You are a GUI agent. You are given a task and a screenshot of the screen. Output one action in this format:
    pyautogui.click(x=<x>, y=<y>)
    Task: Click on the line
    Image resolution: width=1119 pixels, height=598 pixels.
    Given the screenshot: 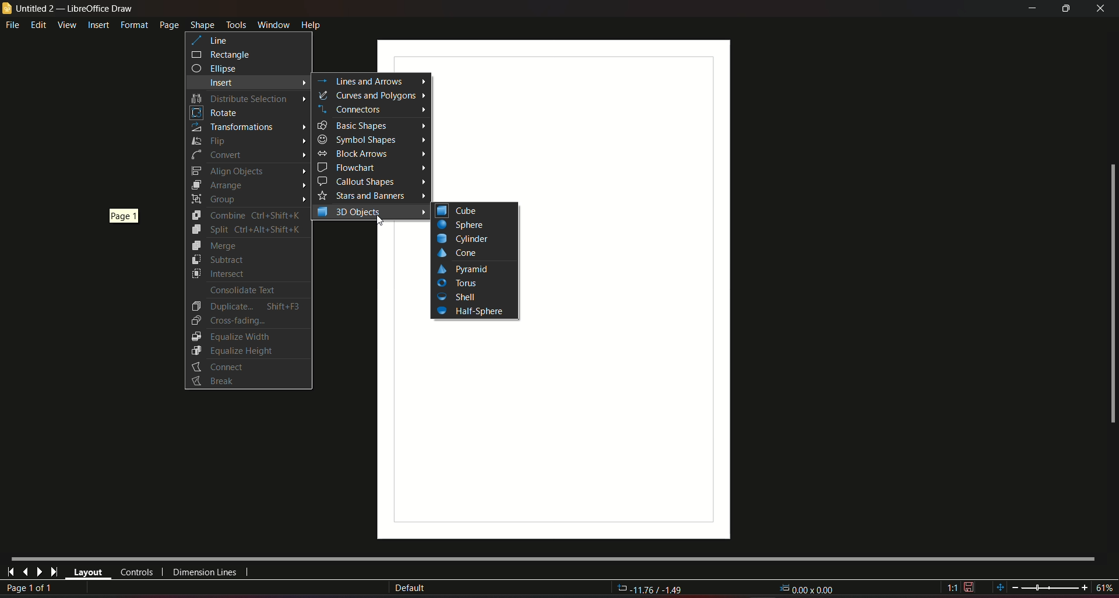 What is the action you would take?
    pyautogui.click(x=214, y=40)
    